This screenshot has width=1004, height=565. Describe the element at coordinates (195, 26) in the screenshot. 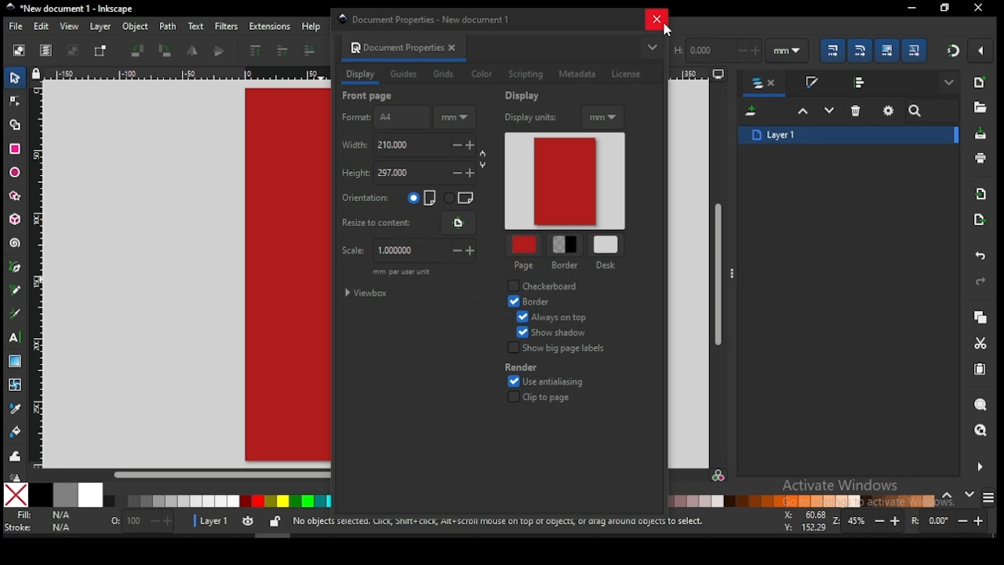

I see `text` at that location.